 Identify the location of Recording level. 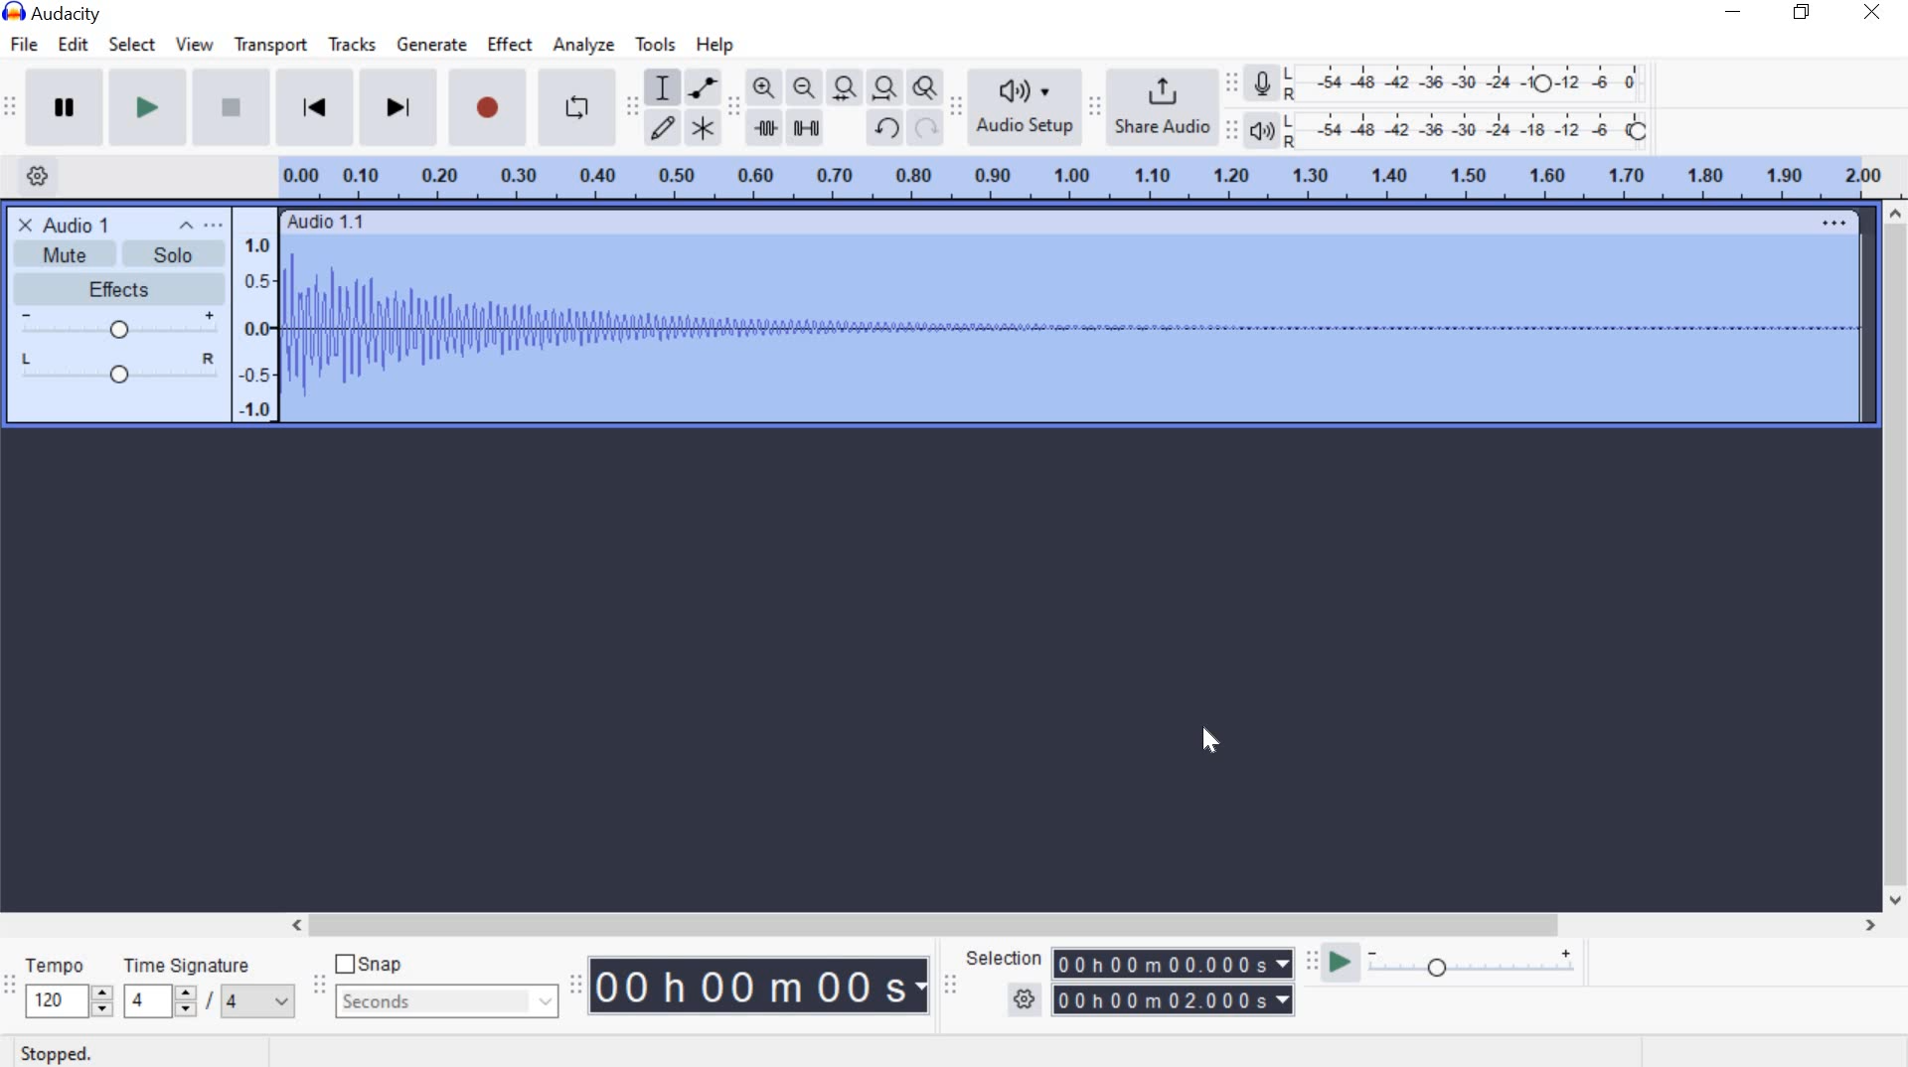
(1473, 77).